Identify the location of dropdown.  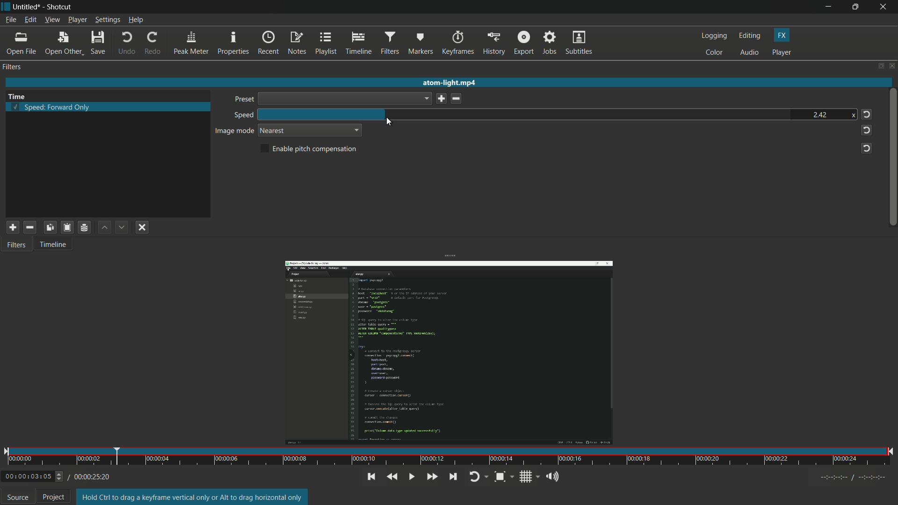
(355, 130).